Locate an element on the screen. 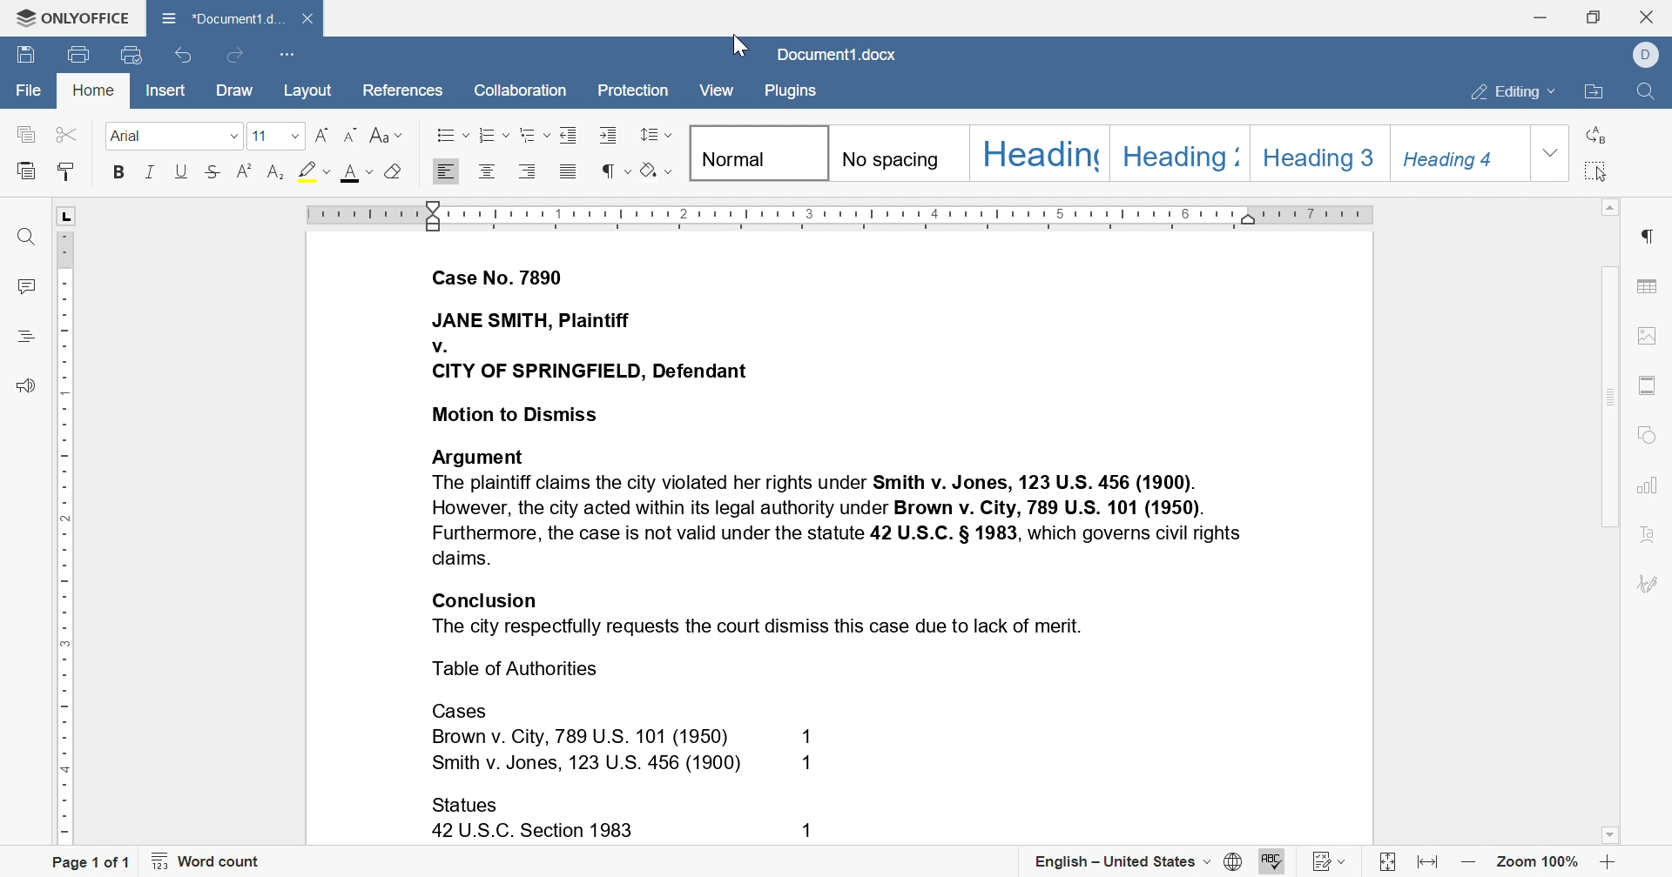 The height and width of the screenshot is (877, 1672). superscript is located at coordinates (273, 171).